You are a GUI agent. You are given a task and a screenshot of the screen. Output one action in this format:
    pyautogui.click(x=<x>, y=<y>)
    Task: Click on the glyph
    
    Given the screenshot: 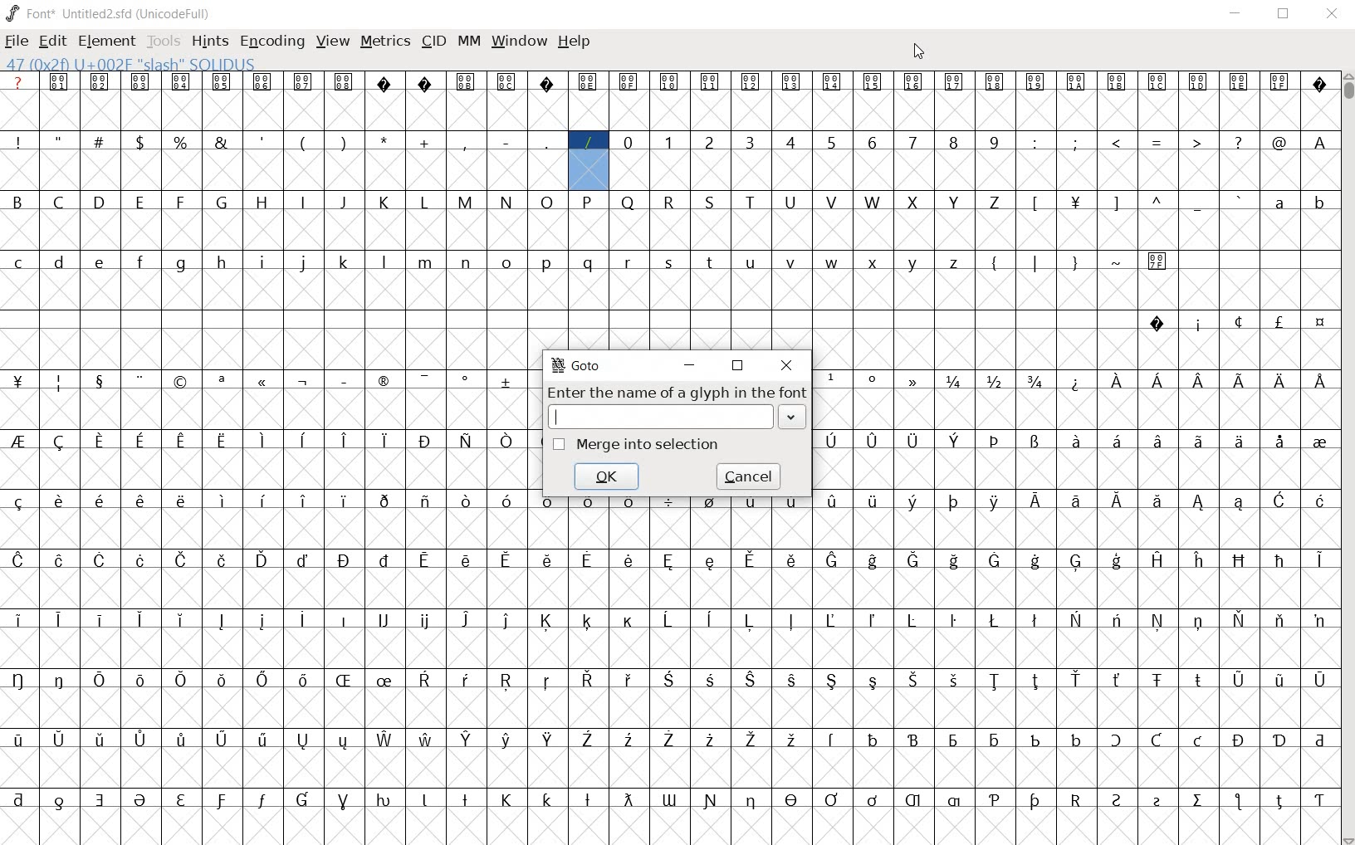 What is the action you would take?
    pyautogui.click(x=506, y=143)
    